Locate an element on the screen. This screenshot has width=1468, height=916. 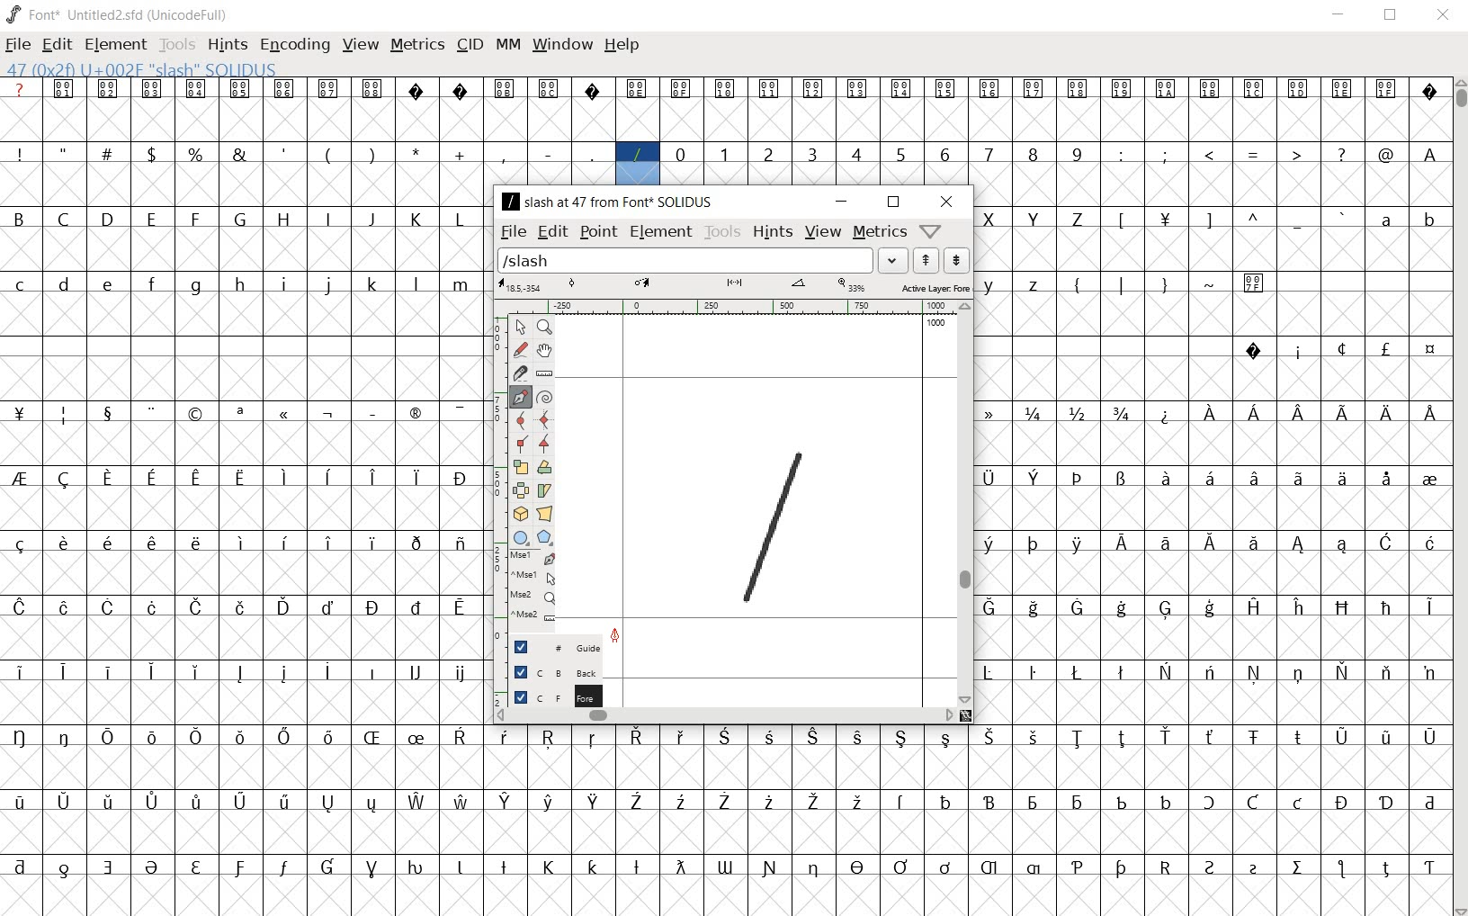
47(0*2f)U+002F "SLASH" SOLIDUS is located at coordinates (638, 164).